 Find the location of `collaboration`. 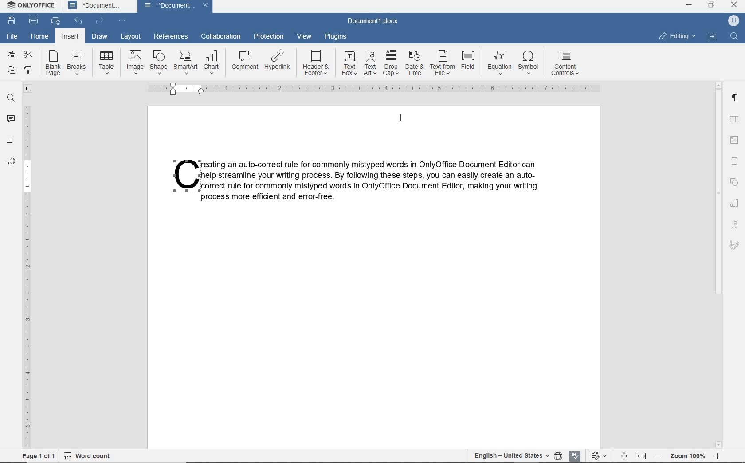

collaboration is located at coordinates (220, 38).